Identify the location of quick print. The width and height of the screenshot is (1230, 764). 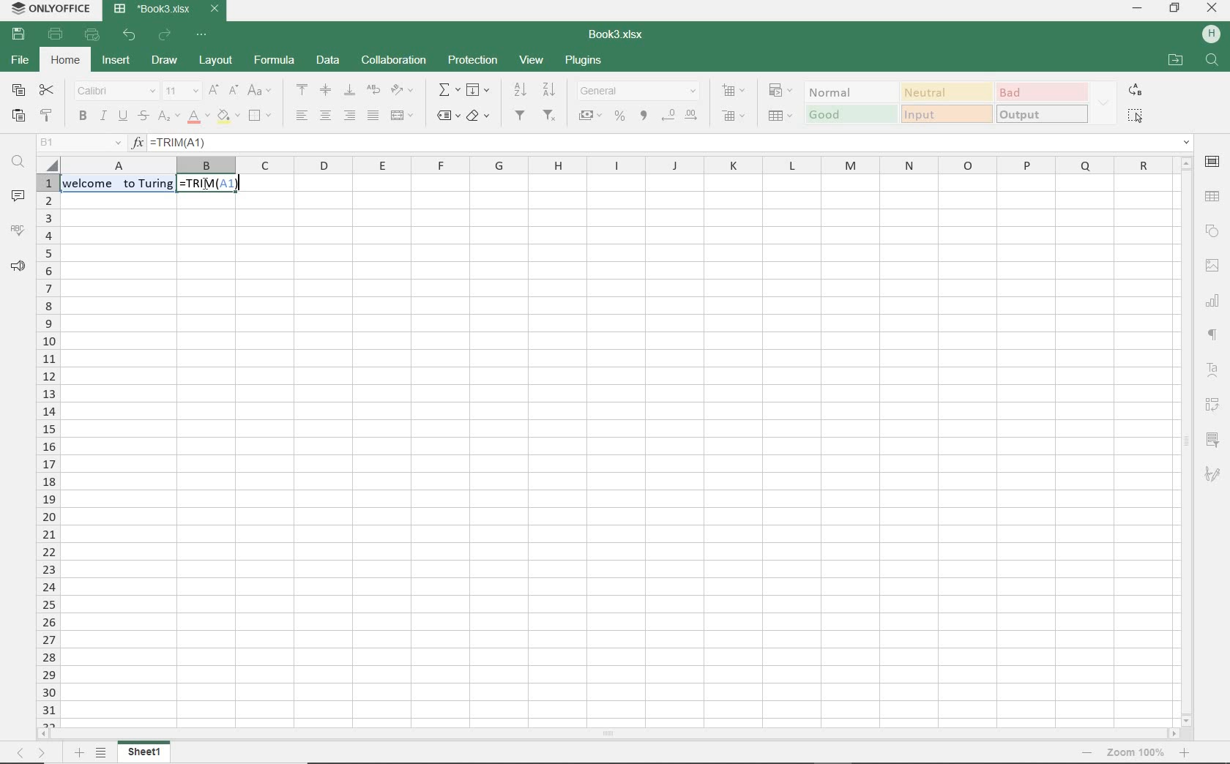
(93, 35).